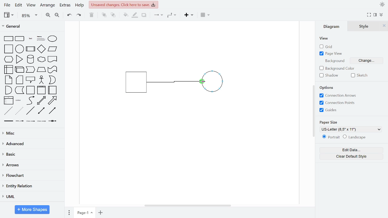 The width and height of the screenshot is (388, 218). What do you see at coordinates (337, 103) in the screenshot?
I see `connection points` at bounding box center [337, 103].